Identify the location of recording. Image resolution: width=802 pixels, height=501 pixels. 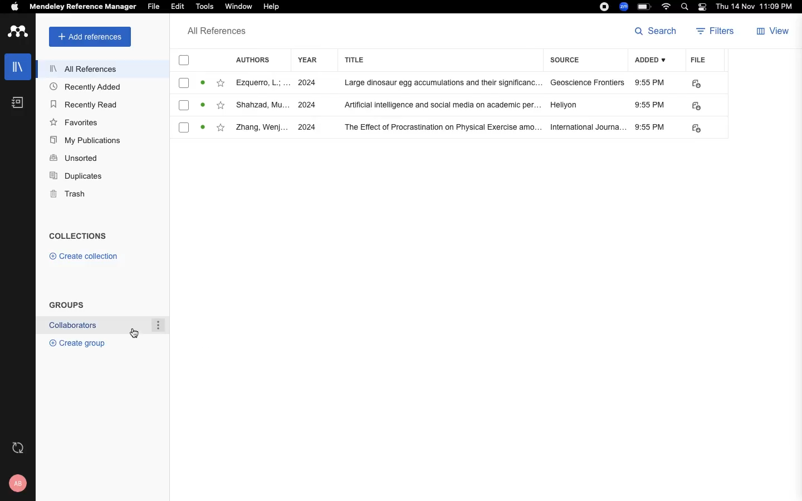
(603, 7).